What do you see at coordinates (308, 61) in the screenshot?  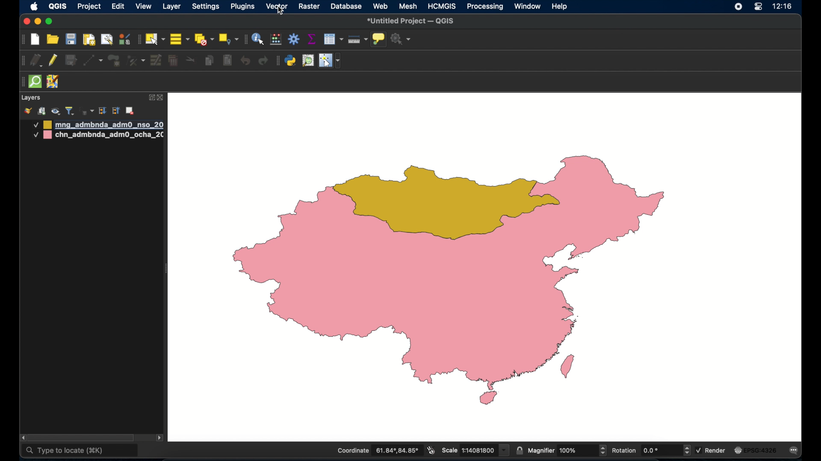 I see `osm place search` at bounding box center [308, 61].